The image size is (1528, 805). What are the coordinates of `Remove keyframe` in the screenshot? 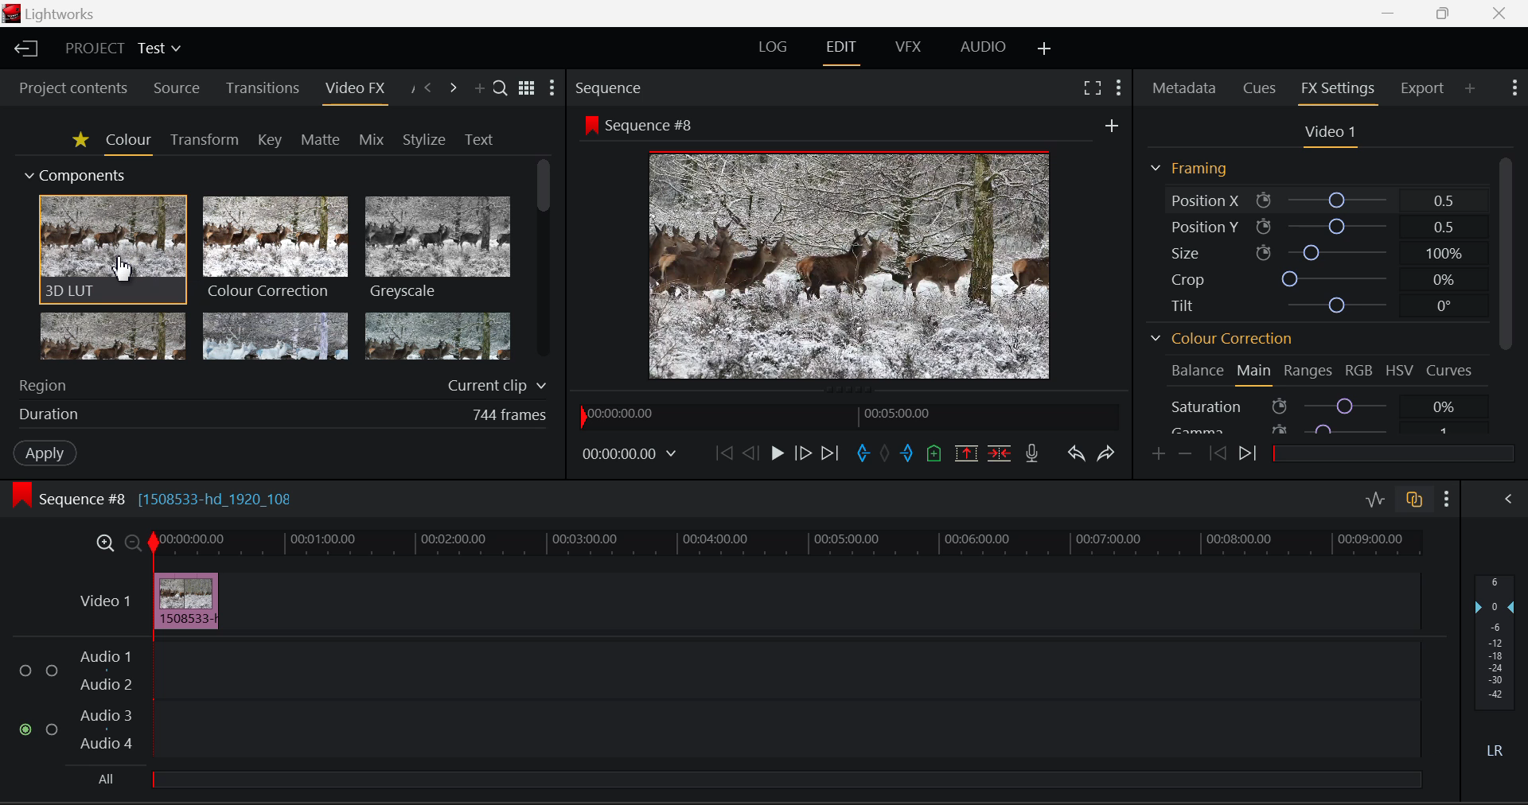 It's located at (1185, 457).